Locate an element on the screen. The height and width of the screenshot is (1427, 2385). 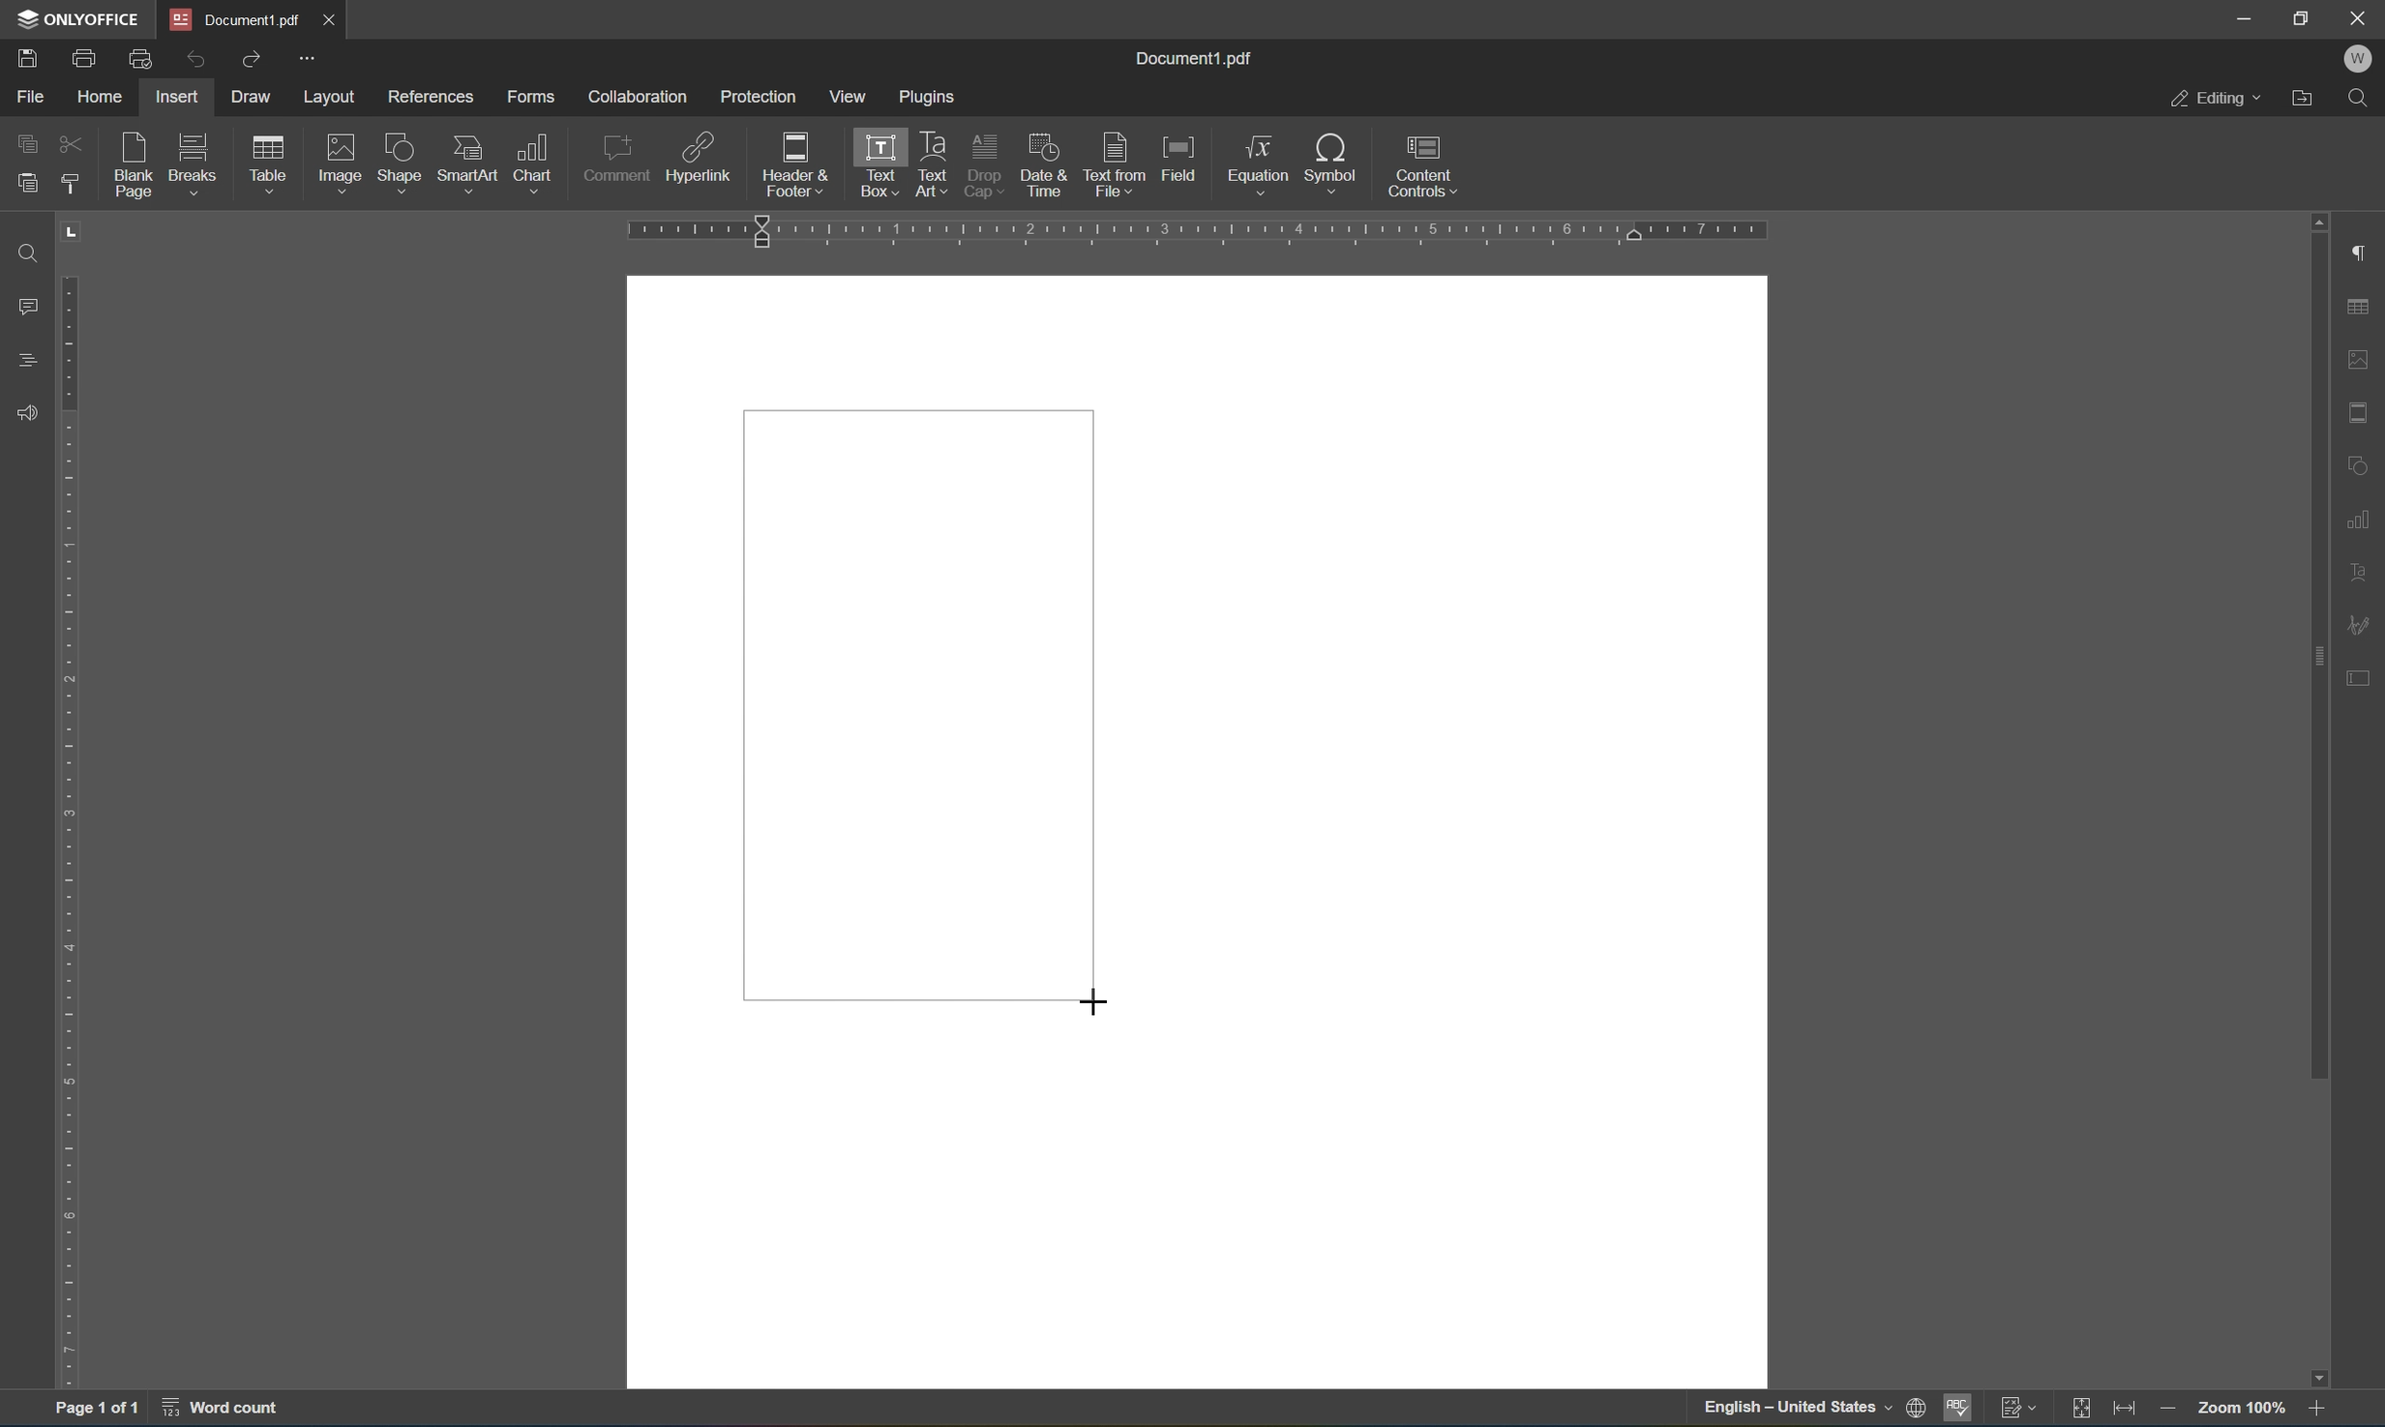
Header and footer settings is located at coordinates (2363, 411).